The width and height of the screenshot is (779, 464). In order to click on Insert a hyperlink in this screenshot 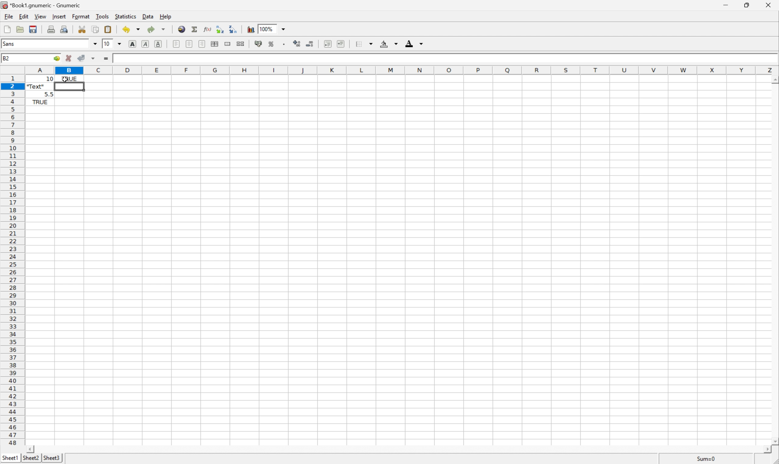, I will do `click(181, 29)`.